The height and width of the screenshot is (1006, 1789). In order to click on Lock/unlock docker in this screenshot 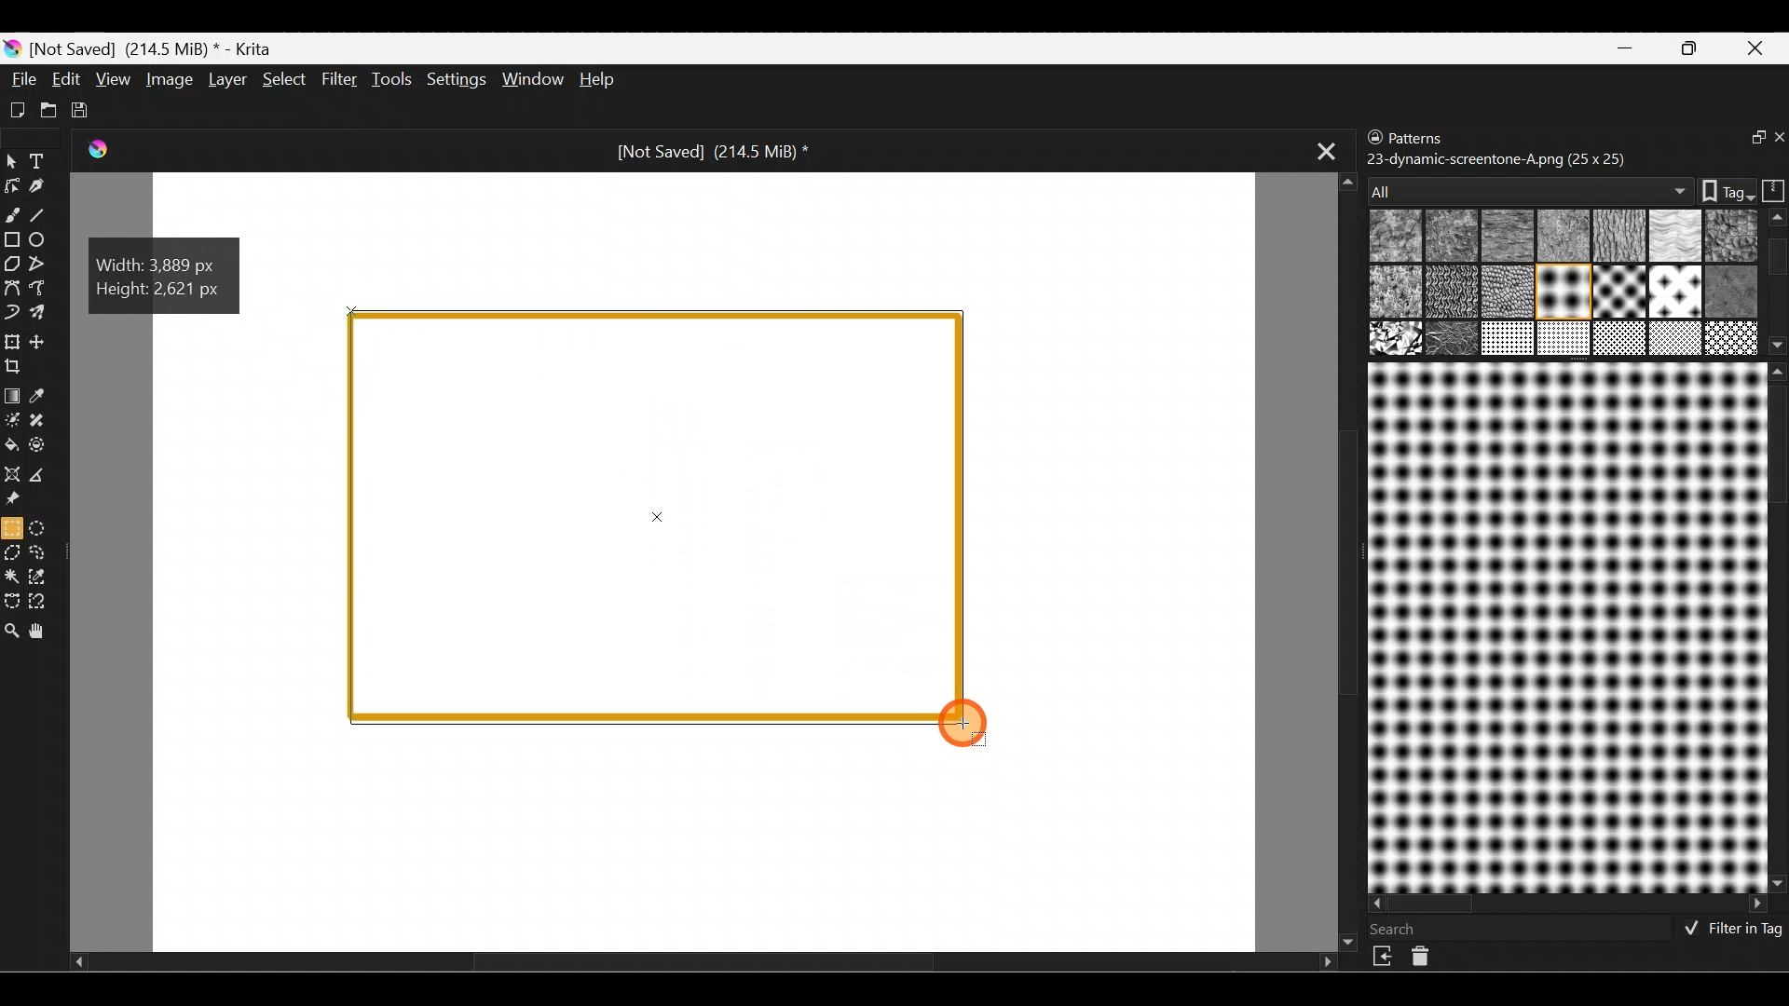, I will do `click(1371, 139)`.